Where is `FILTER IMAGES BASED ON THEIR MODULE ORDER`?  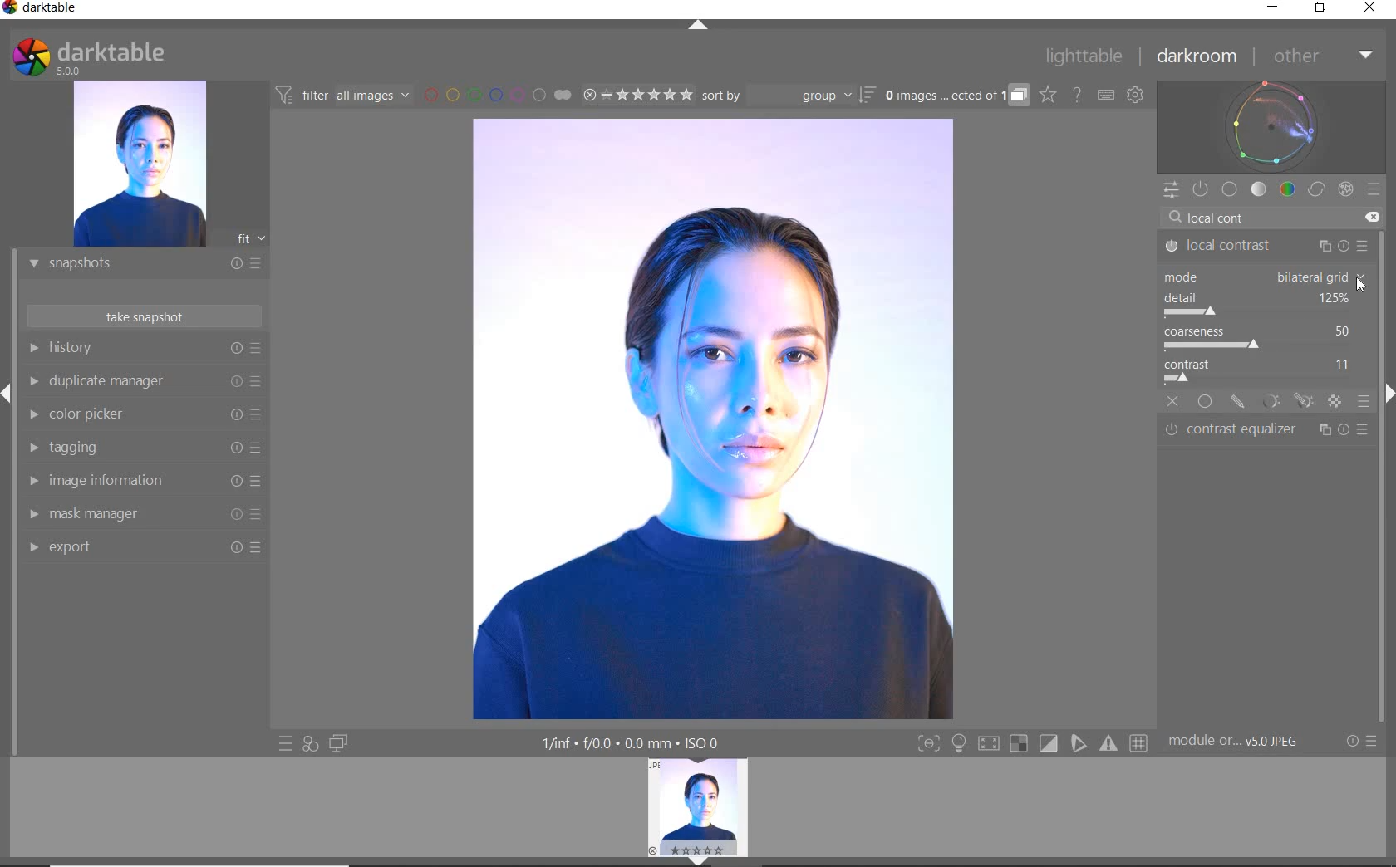
FILTER IMAGES BASED ON THEIR MODULE ORDER is located at coordinates (343, 98).